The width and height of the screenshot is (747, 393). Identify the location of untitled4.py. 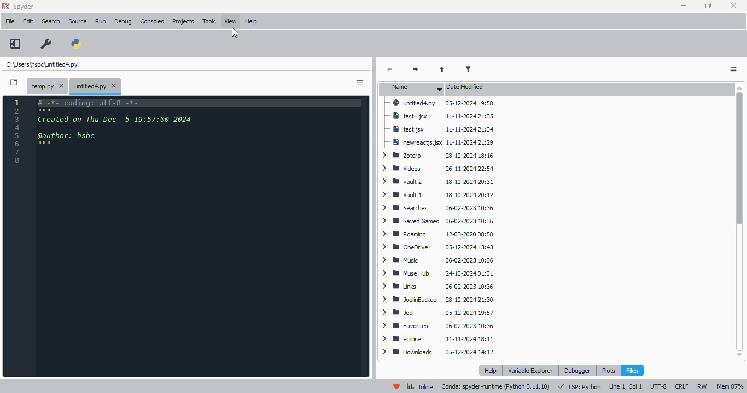
(439, 102).